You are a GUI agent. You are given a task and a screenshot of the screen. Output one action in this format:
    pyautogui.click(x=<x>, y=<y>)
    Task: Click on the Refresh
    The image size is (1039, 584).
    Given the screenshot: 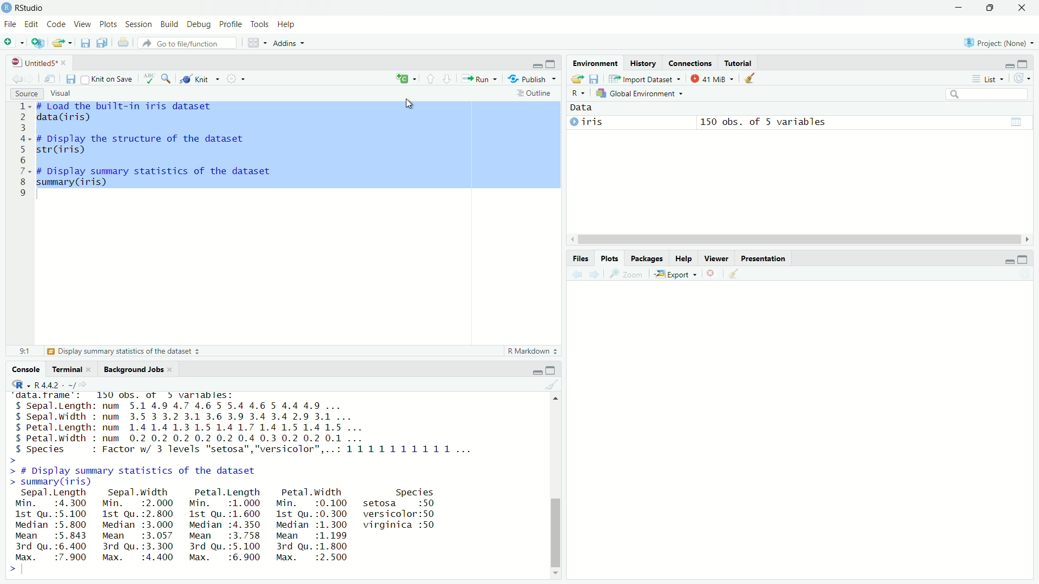 What is the action you would take?
    pyautogui.click(x=1021, y=78)
    